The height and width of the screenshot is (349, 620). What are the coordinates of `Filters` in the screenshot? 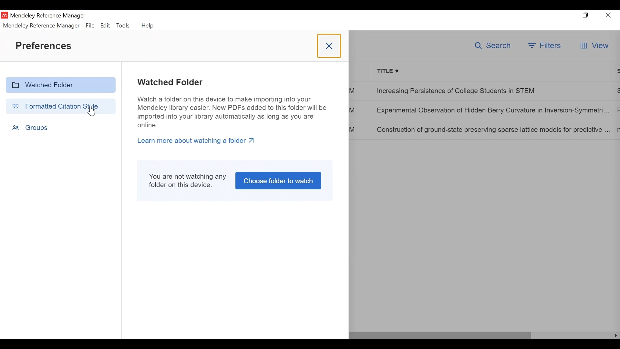 It's located at (545, 46).